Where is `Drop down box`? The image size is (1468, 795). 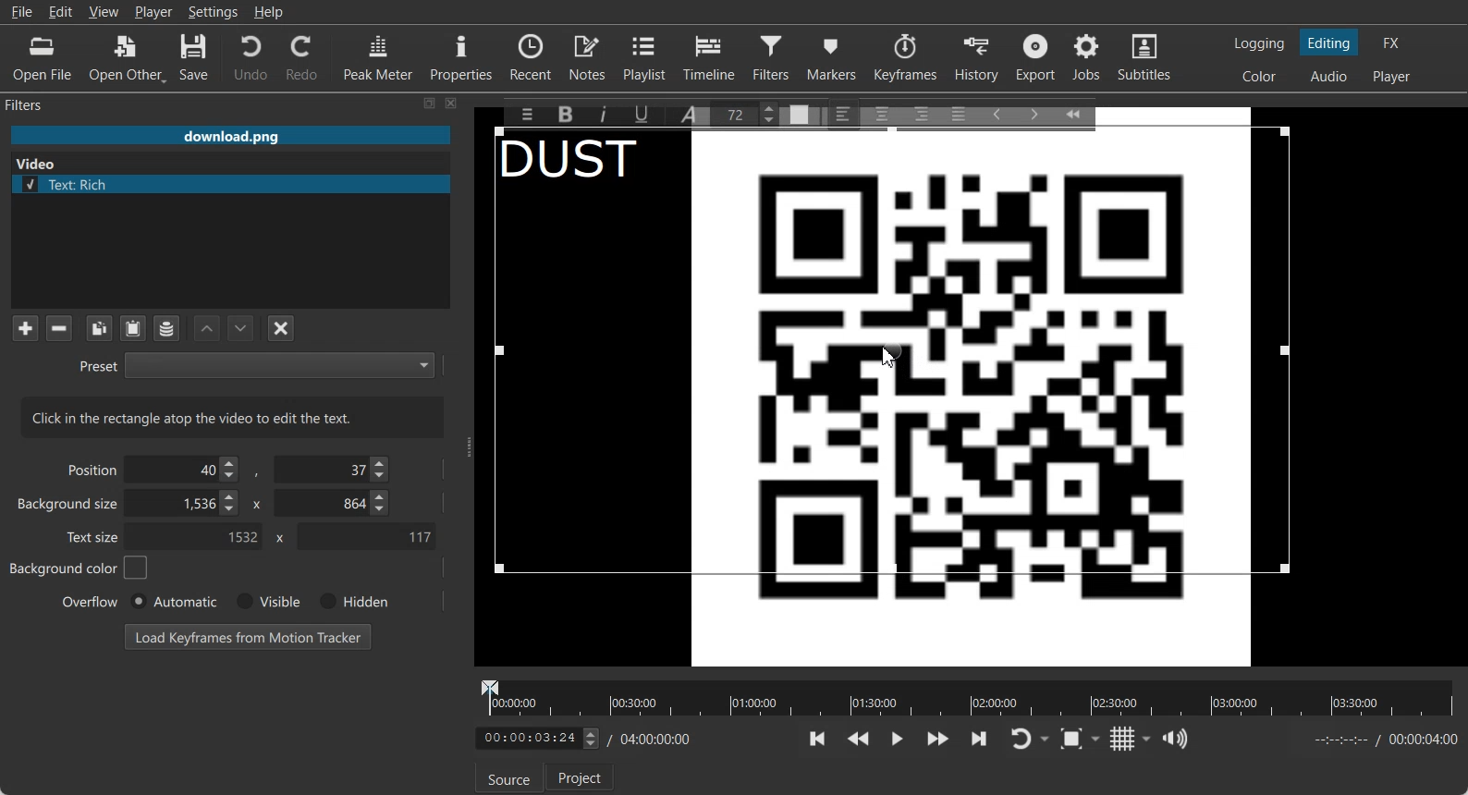
Drop down box is located at coordinates (1046, 740).